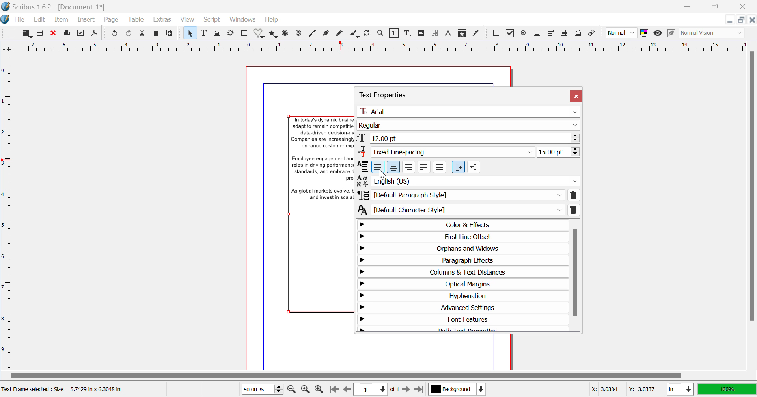 The height and width of the screenshot is (397, 757). Describe the element at coordinates (523, 33) in the screenshot. I see `Pdf Radio Button` at that location.